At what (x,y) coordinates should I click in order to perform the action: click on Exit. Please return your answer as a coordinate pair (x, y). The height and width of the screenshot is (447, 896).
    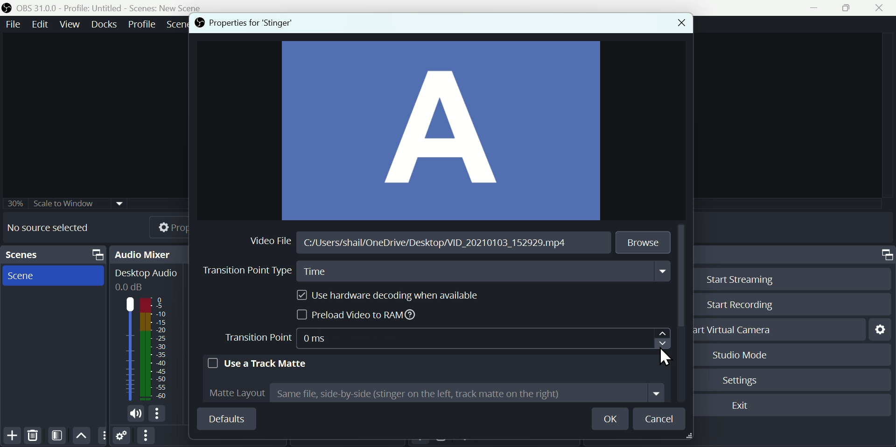
    Looking at the image, I should click on (742, 406).